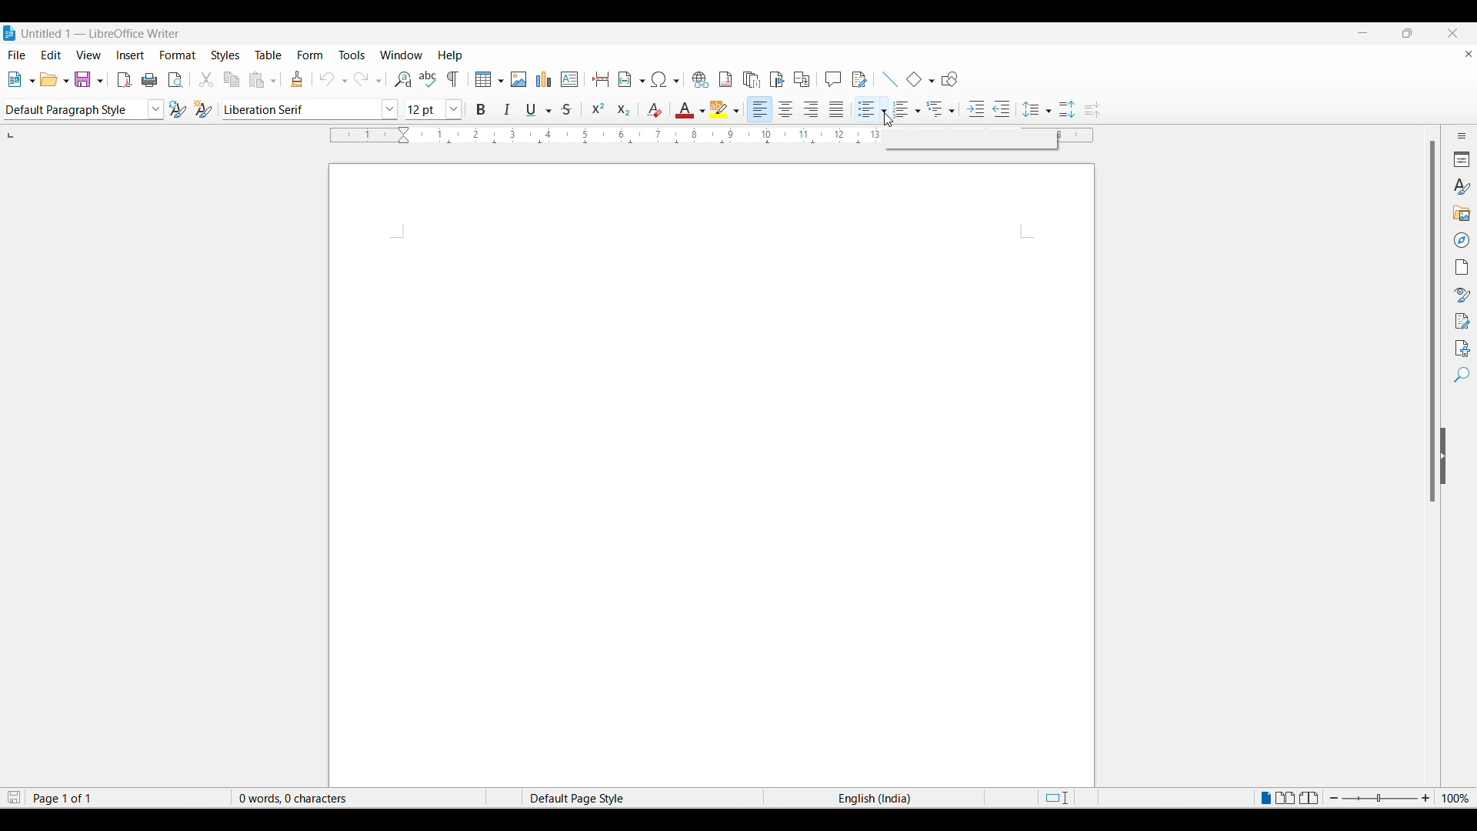 The image size is (1477, 831). What do you see at coordinates (834, 79) in the screenshot?
I see `comment` at bounding box center [834, 79].